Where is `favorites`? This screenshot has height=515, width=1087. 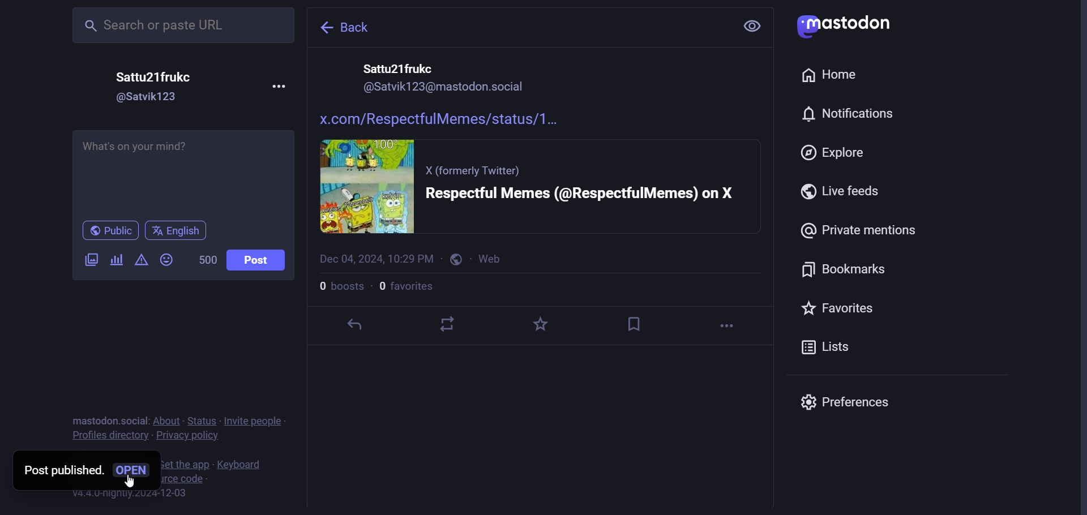
favorites is located at coordinates (839, 310).